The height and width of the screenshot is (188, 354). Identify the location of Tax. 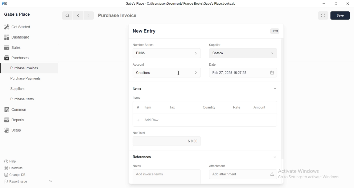
(173, 107).